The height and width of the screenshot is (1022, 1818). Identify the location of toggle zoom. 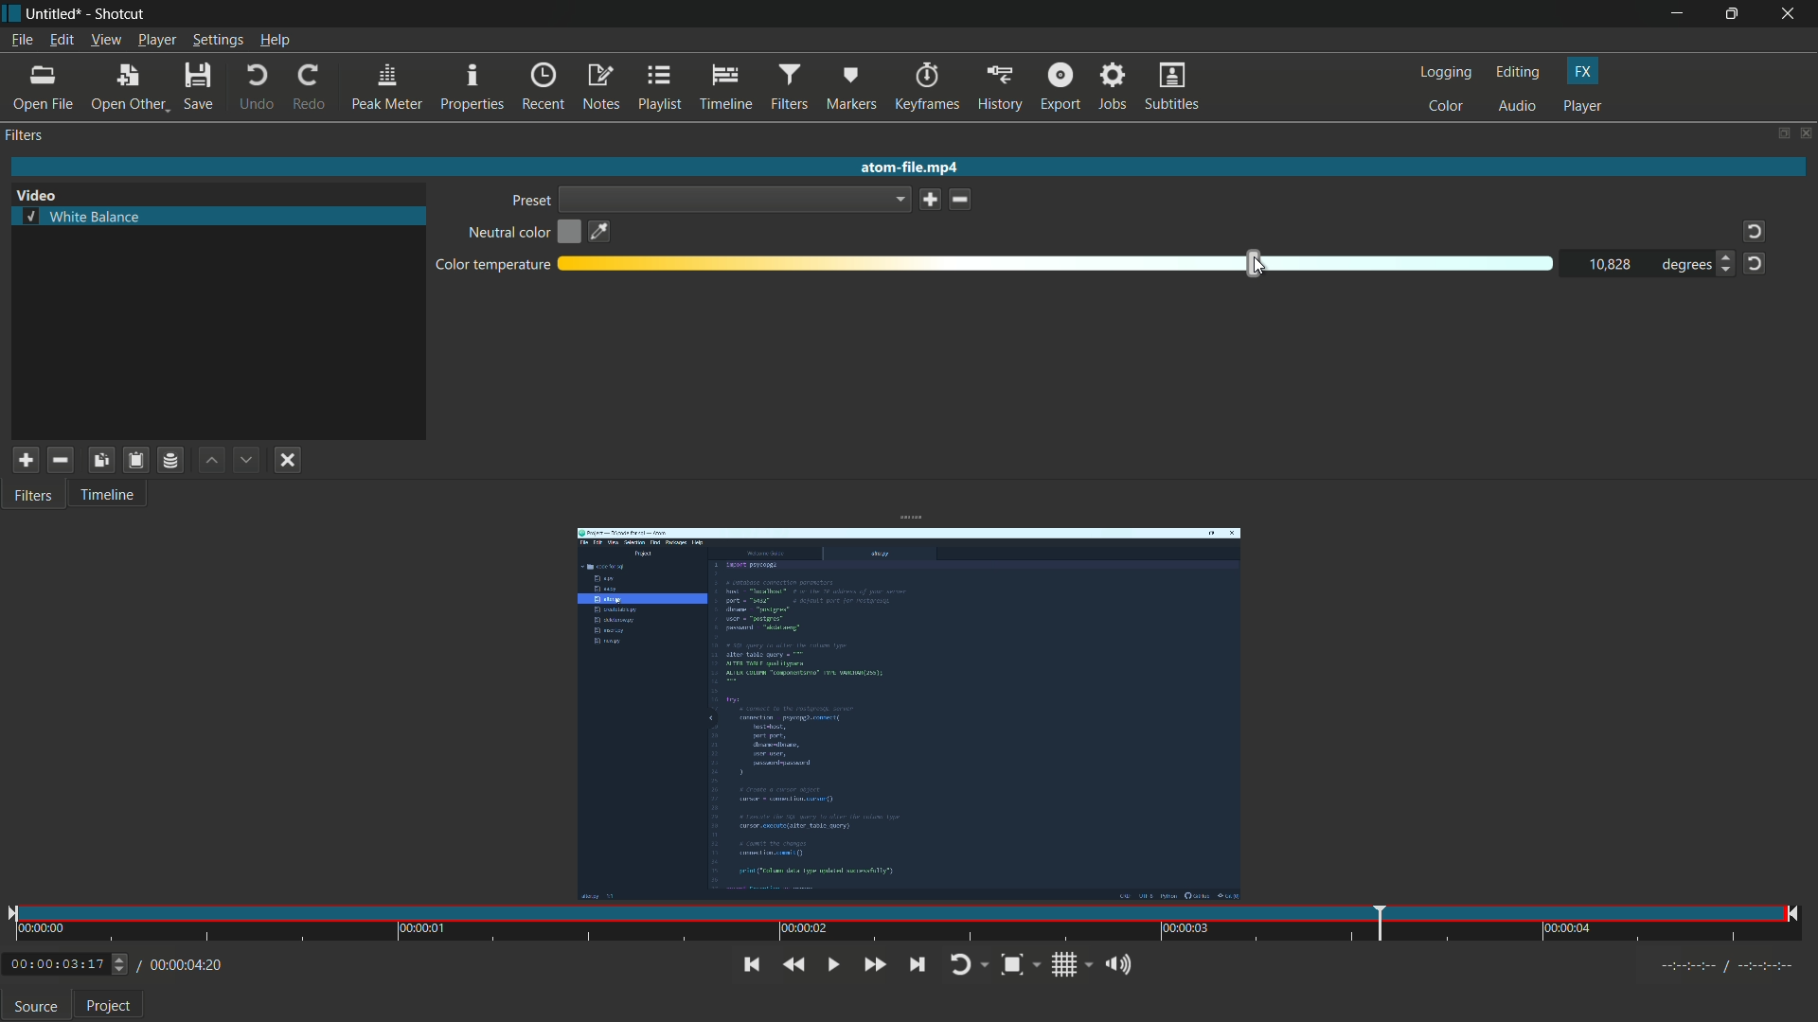
(1021, 965).